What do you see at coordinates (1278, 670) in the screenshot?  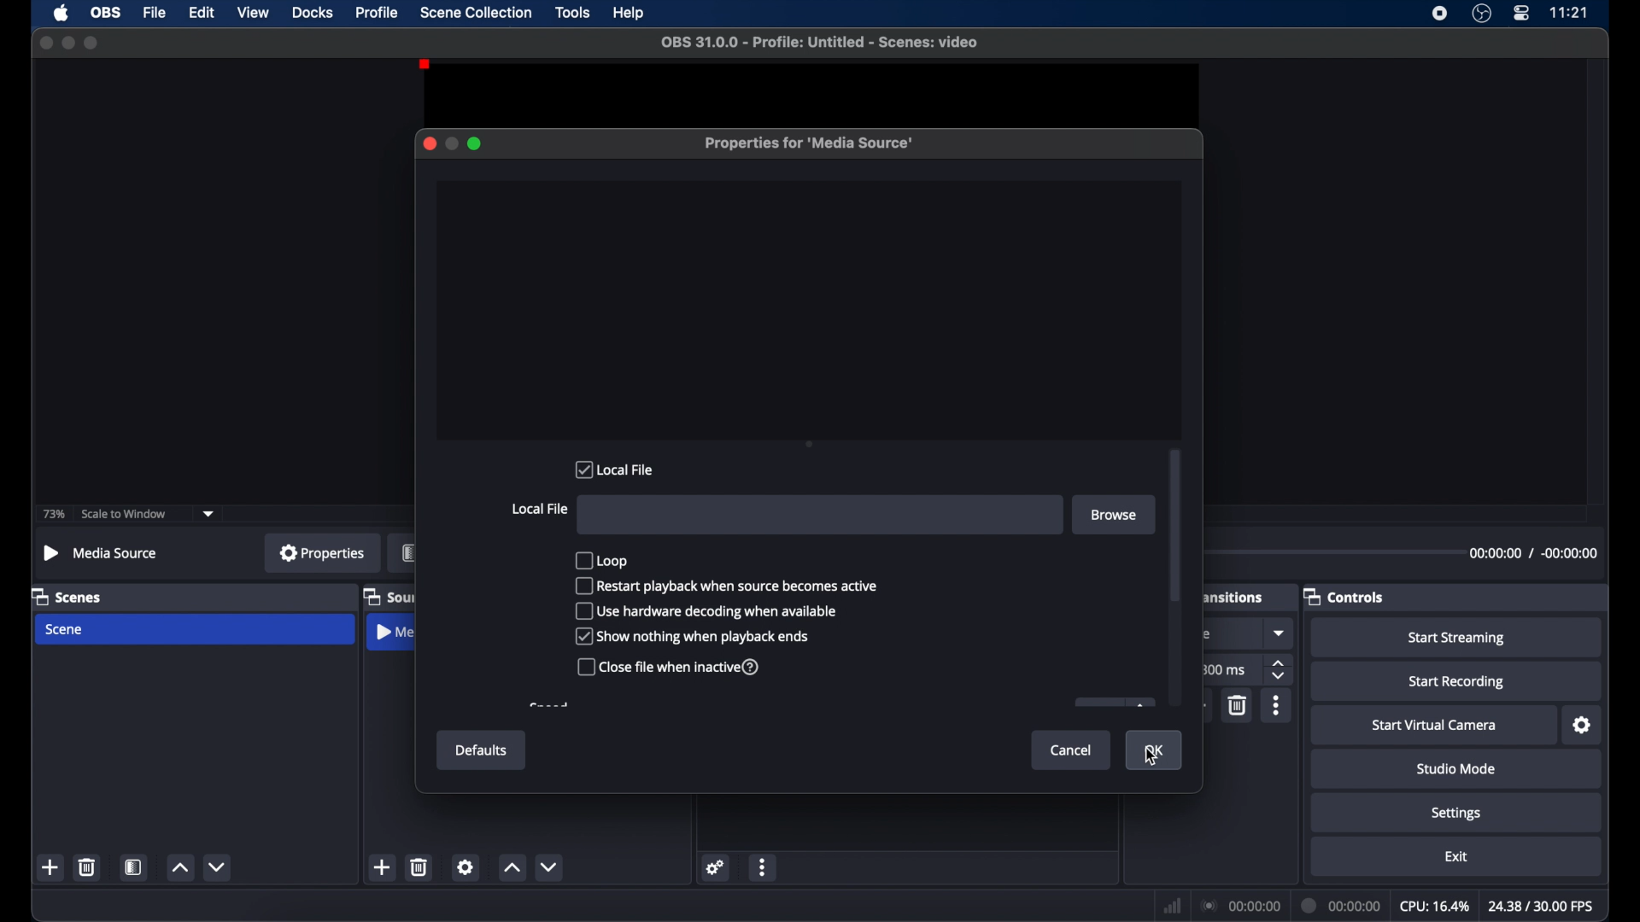 I see `stepper buttons` at bounding box center [1278, 670].